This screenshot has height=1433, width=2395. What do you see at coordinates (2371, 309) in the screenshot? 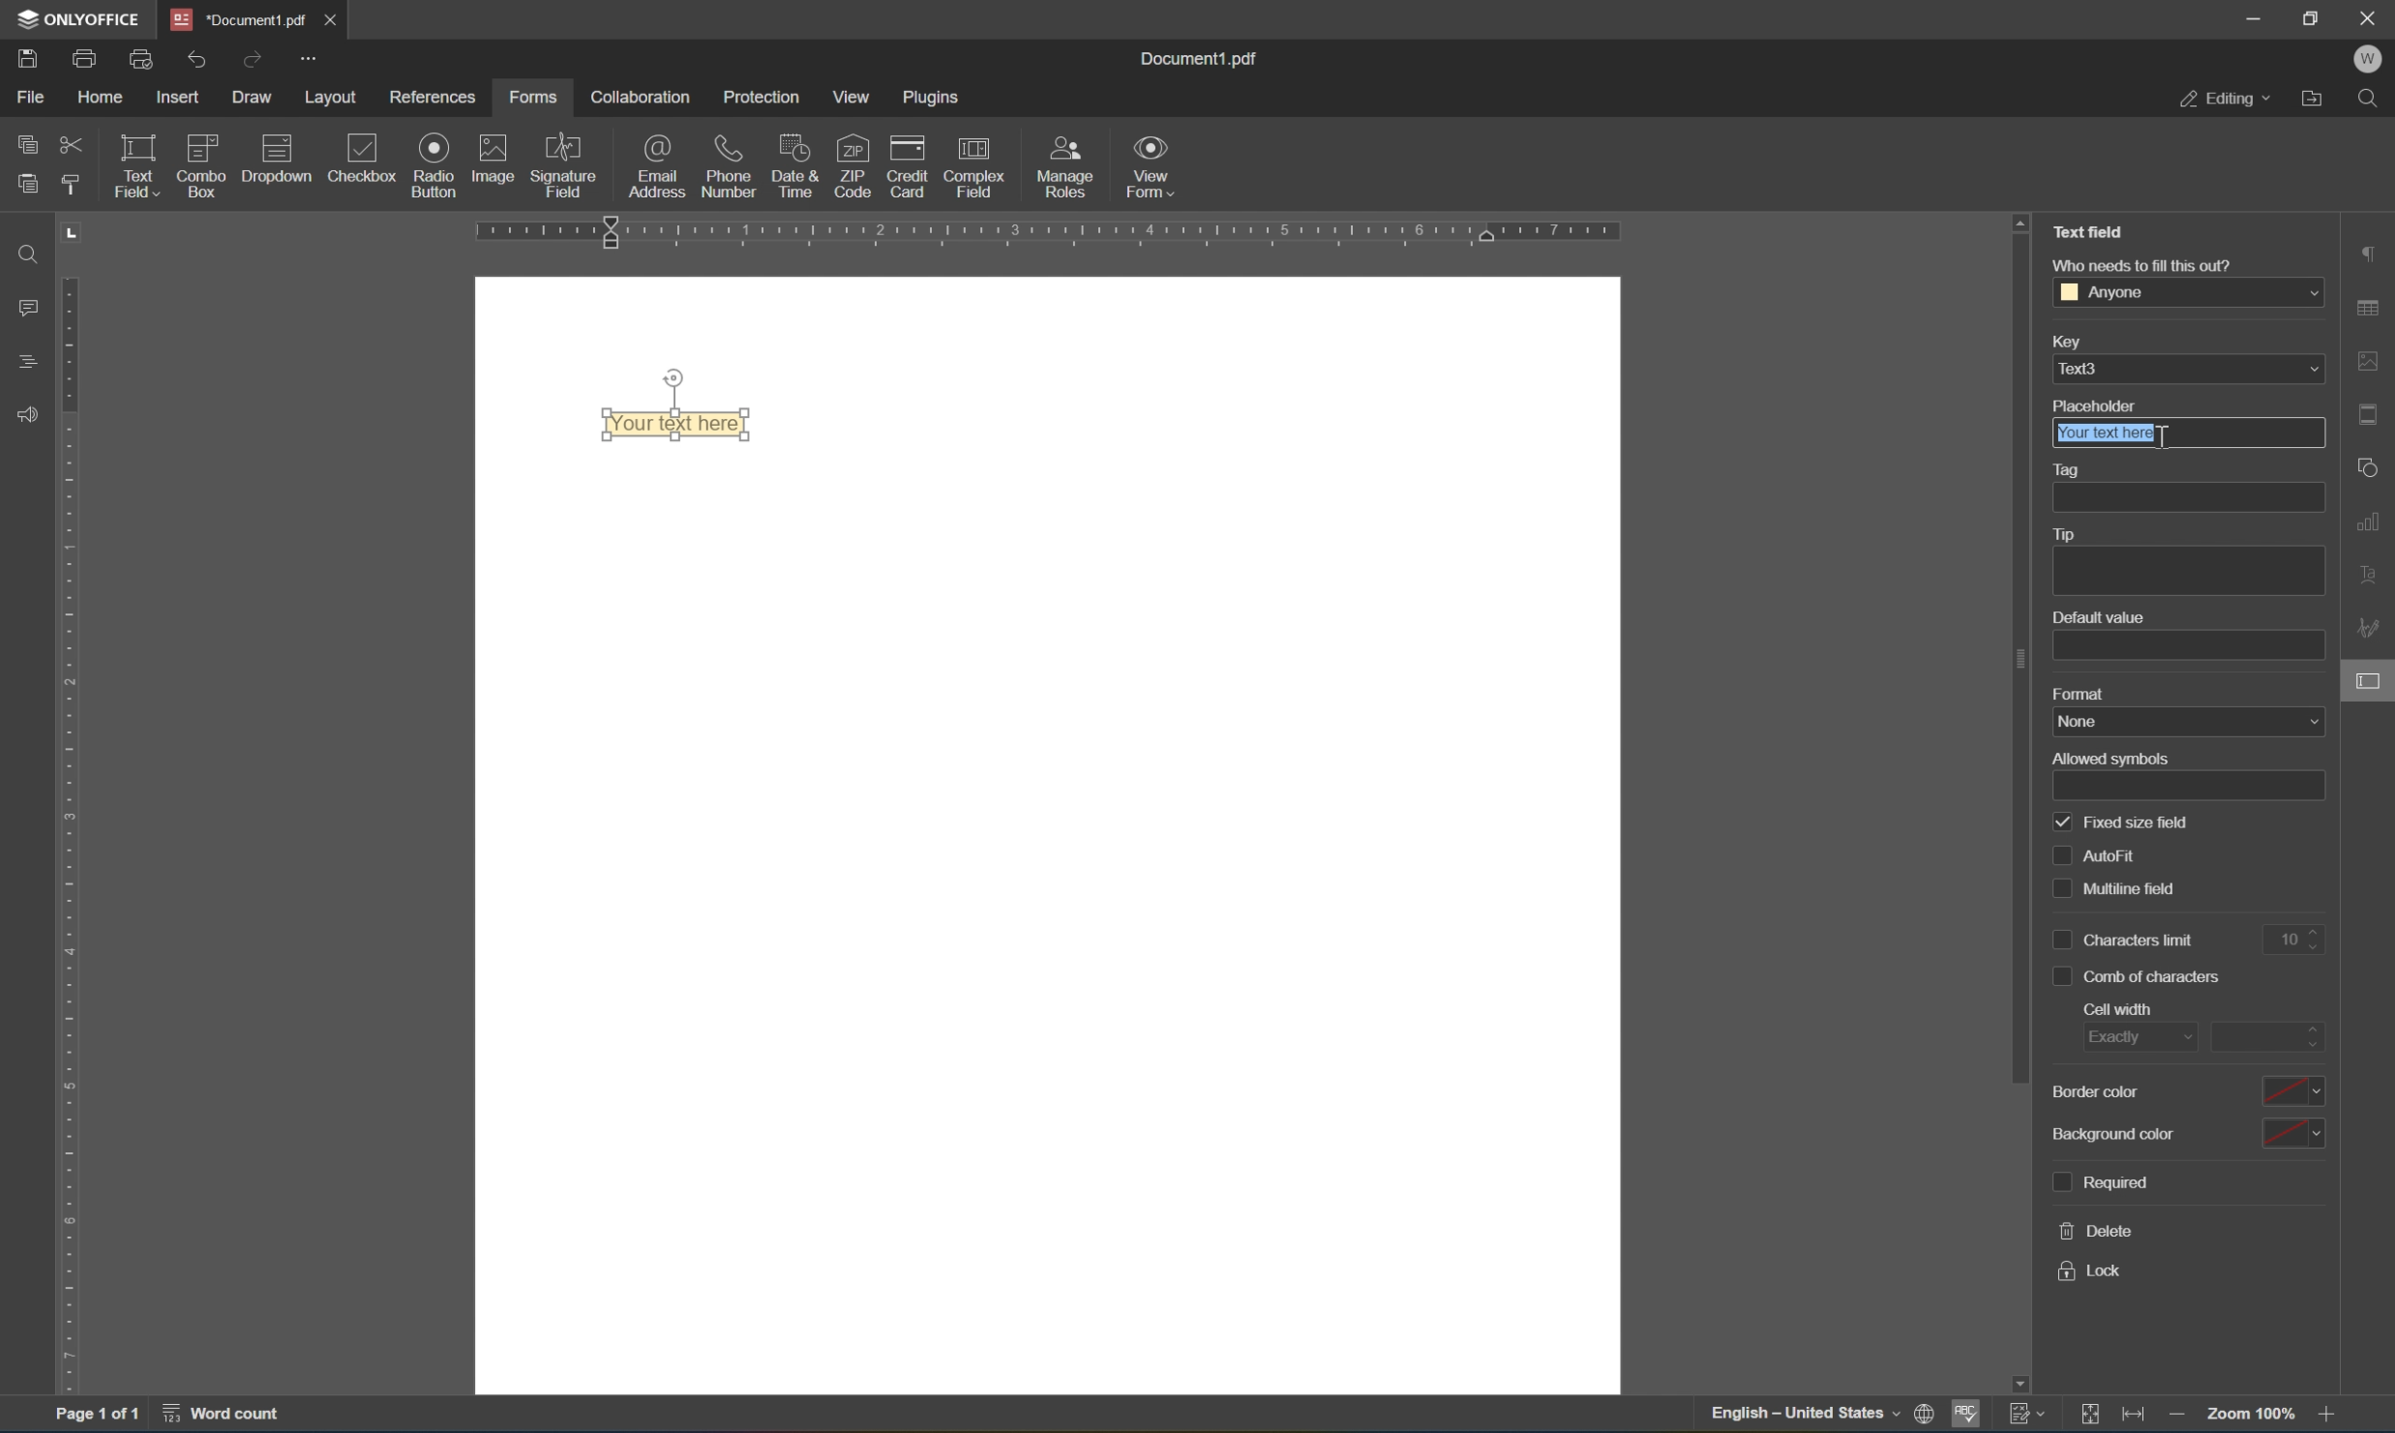
I see `table settings` at bounding box center [2371, 309].